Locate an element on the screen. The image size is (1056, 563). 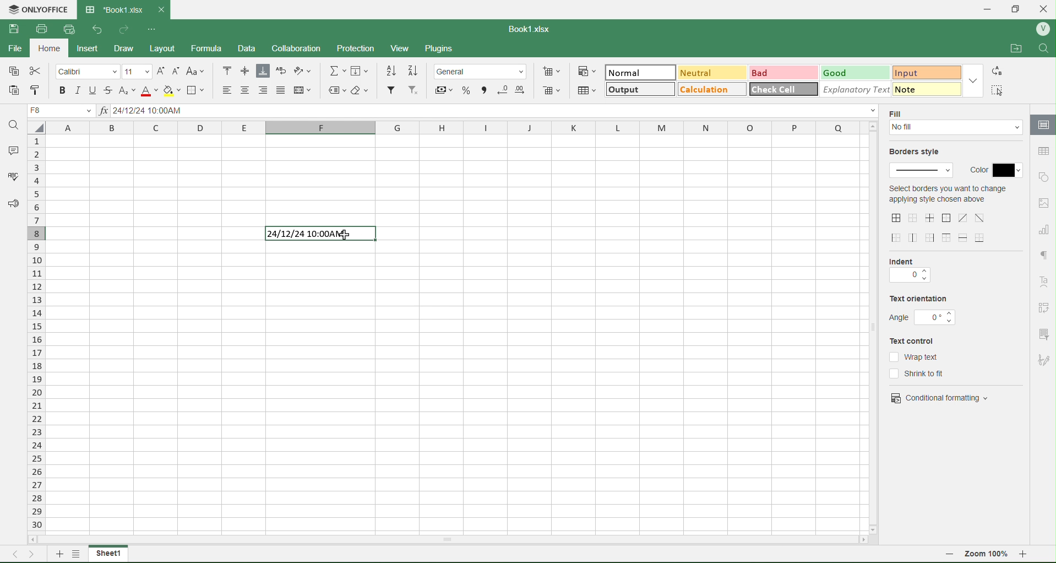
Percentage Style is located at coordinates (464, 90).